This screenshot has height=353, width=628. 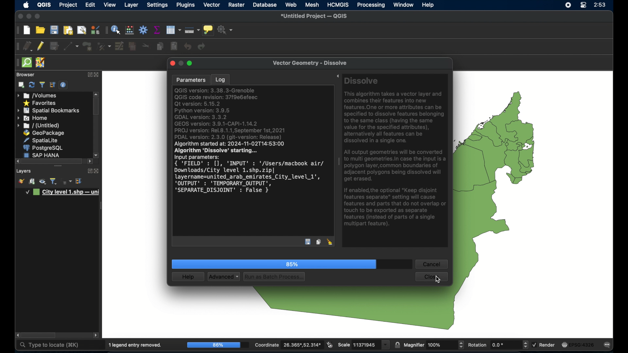 I want to click on project toolbar, so click(x=17, y=30).